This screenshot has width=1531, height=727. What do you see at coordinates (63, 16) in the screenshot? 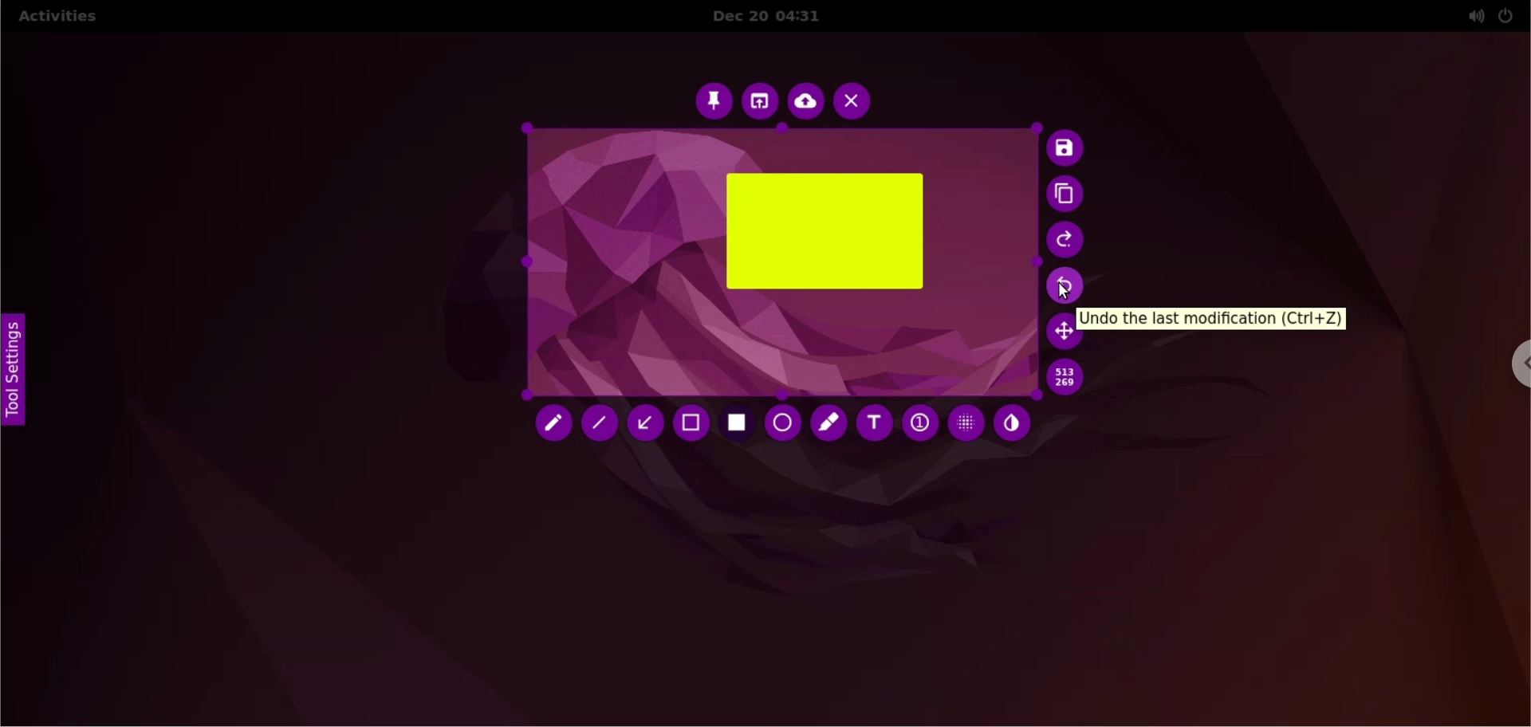
I see `activities` at bounding box center [63, 16].